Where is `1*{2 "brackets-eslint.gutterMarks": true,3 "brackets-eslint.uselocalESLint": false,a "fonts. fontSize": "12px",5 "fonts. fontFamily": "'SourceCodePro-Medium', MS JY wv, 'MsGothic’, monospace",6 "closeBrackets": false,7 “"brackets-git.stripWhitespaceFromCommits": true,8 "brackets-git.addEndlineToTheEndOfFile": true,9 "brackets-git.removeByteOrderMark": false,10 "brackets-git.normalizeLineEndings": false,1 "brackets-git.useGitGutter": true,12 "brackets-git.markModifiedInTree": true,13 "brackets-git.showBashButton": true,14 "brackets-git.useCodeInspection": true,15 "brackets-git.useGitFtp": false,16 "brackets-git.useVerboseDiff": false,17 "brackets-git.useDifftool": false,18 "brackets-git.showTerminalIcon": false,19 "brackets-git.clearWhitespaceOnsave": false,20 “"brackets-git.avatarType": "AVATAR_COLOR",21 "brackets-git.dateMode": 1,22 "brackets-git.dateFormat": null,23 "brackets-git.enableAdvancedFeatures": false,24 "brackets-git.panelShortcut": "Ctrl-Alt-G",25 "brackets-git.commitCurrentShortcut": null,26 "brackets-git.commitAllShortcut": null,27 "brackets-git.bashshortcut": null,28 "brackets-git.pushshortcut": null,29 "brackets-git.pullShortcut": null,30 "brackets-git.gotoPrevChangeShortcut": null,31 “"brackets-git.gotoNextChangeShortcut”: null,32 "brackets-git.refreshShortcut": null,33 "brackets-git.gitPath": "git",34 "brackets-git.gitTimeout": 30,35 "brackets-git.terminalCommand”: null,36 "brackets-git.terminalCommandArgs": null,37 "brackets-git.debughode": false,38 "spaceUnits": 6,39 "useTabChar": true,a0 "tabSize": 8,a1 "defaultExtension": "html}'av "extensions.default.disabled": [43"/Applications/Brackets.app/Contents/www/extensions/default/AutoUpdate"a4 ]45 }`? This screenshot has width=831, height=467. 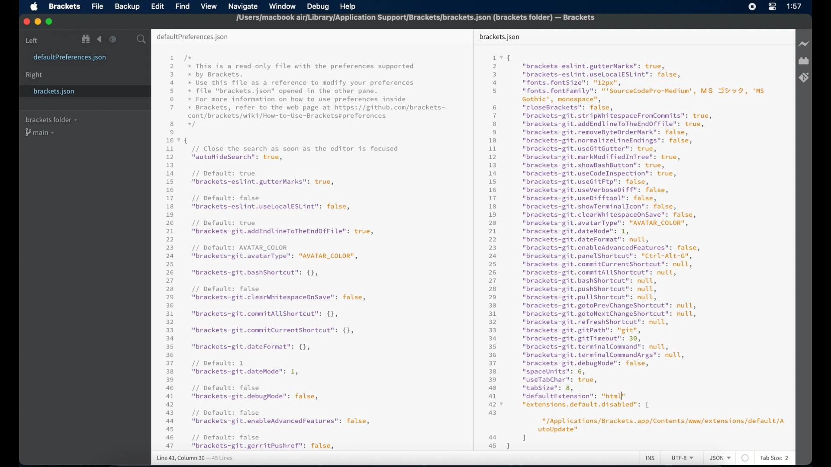
1*{2 "brackets-eslint.gutterMarks": true,3 "brackets-eslint.uselocalESLint": false,a "fonts. fontSize": "12px",5 "fonts. fontFamily": "'SourceCodePro-Medium', MS JY wv, 'MsGothic’, monospace",6 "closeBrackets": false,7 “"brackets-git.stripWhitespaceFromCommits": true,8 "brackets-git.addEndlineToTheEndOfFile": true,9 "brackets-git.removeByteOrderMark": false,10 "brackets-git.normalizeLineEndings": false,1 "brackets-git.useGitGutter": true,12 "brackets-git.markModifiedInTree": true,13 "brackets-git.showBashButton": true,14 "brackets-git.useCodeInspection": true,15 "brackets-git.useGitFtp": false,16 "brackets-git.useVerboseDiff": false,17 "brackets-git.useDifftool": false,18 "brackets-git.showTerminalIcon": false,19 "brackets-git.clearWhitespaceOnsave": false,20 “"brackets-git.avatarType": "AVATAR_COLOR",21 "brackets-git.dateMode": 1,22 "brackets-git.dateFormat": null,23 "brackets-git.enableAdvancedFeatures": false,24 "brackets-git.panelShortcut": "Ctrl-Alt-G",25 "brackets-git.commitCurrentShortcut": null,26 "brackets-git.commitAllShortcut": null,27 "brackets-git.bashshortcut": null,28 "brackets-git.pushshortcut": null,29 "brackets-git.pullShortcut": null,30 "brackets-git.gotoPrevChangeShortcut": null,31 “"brackets-git.gotoNextChangeShortcut”: null,32 "brackets-git.refreshShortcut": null,33 "brackets-git.gitPath": "git",34 "brackets-git.gitTimeout": 30,35 "brackets-git.terminalCommand”: null,36 "brackets-git.terminalCommandArgs": null,37 "brackets-git.debughode": false,38 "spaceUnits": 6,39 "useTabChar": true,a0 "tabSize": 8,a1 "defaultExtension": "html}'av "extensions.default.disabled": [43"/Applications/Brackets.app/Contents/www/extensions/default/AutoUpdate"a4 ]45 } is located at coordinates (632, 250).